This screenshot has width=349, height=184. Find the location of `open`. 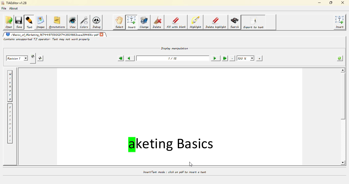

open is located at coordinates (8, 22).